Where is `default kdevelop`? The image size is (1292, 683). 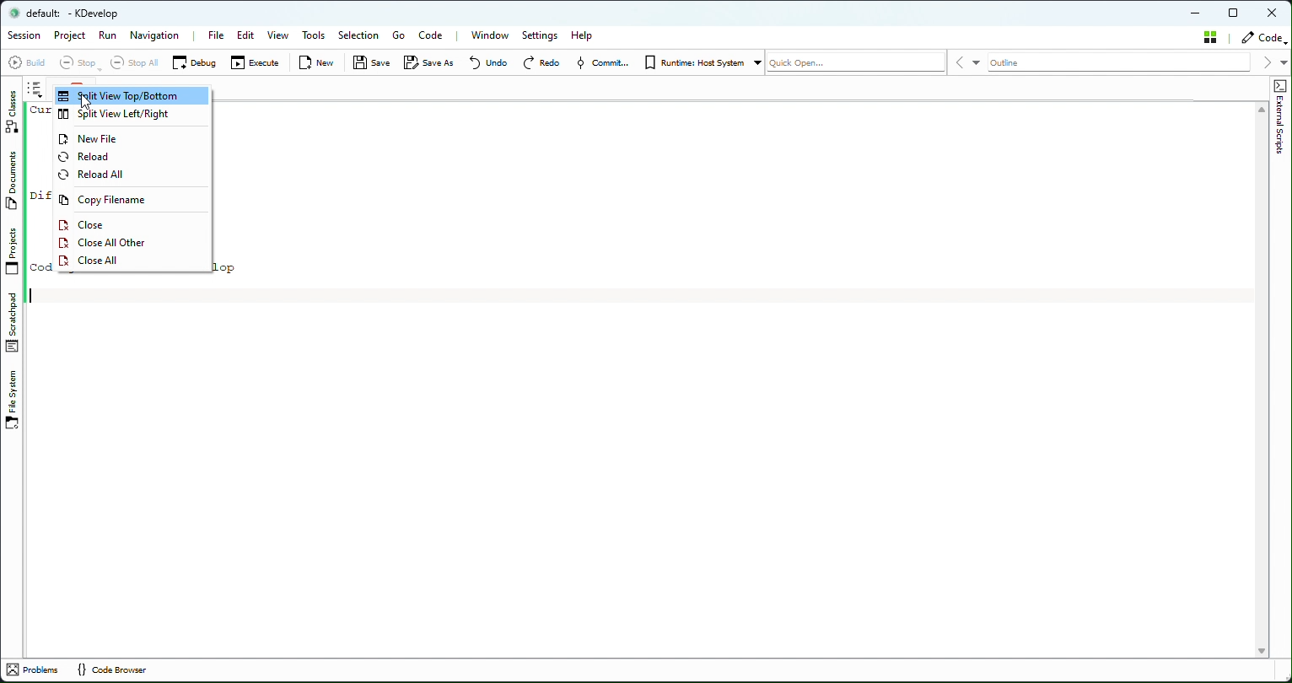 default kdevelop is located at coordinates (70, 14).